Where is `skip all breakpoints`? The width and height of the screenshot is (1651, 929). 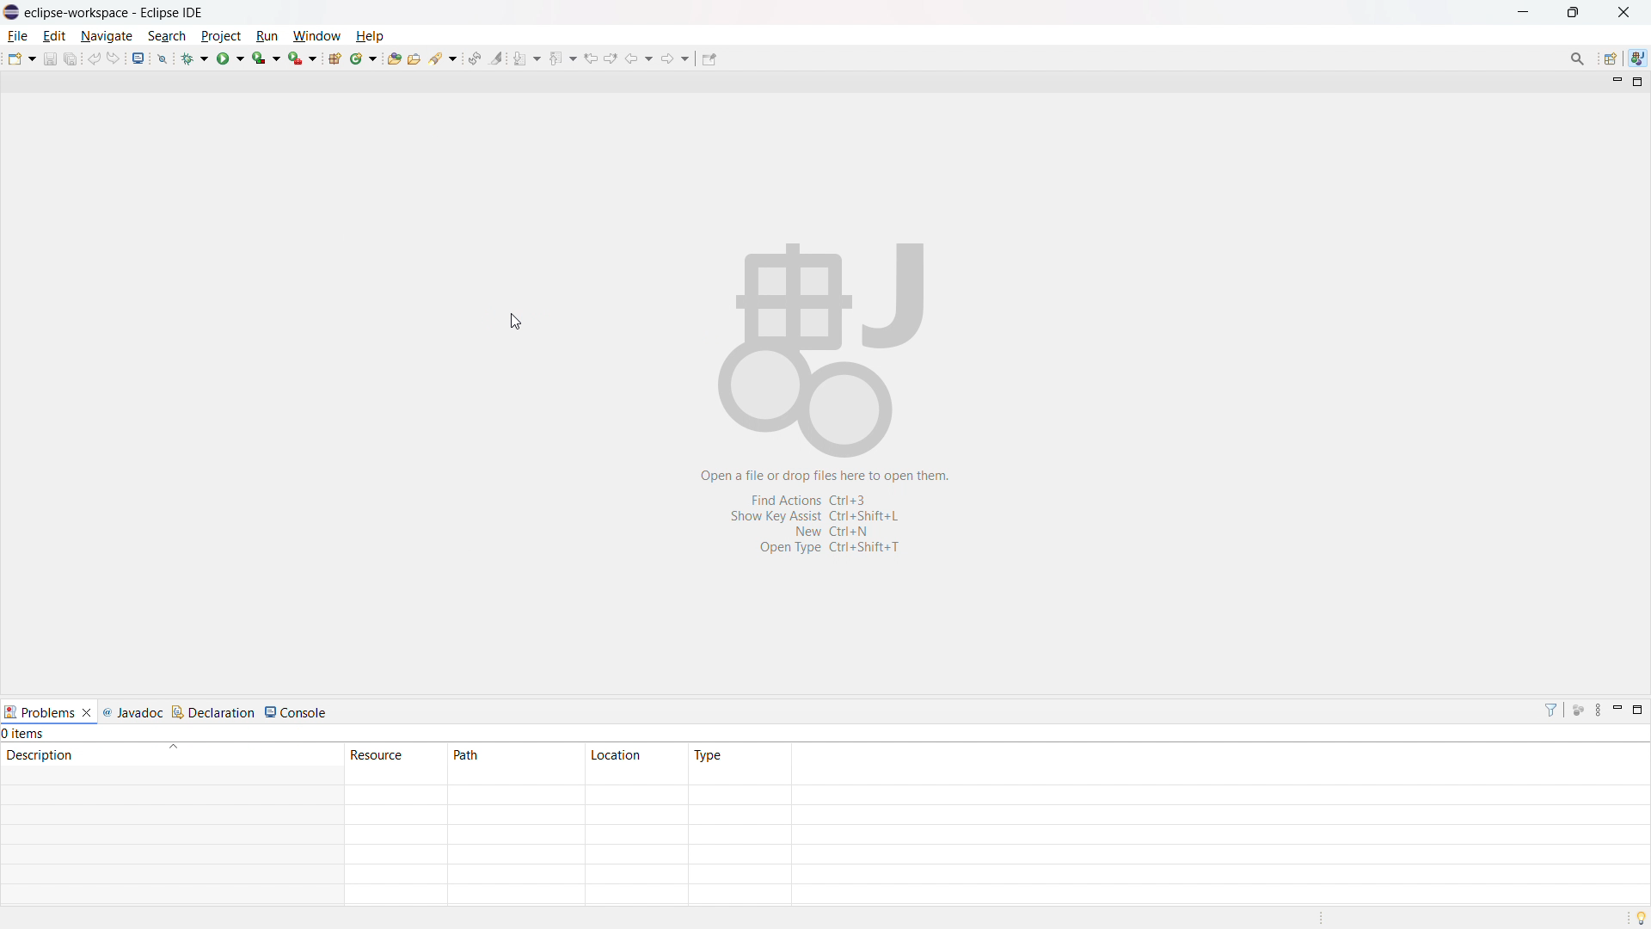 skip all breakpoints is located at coordinates (163, 59).